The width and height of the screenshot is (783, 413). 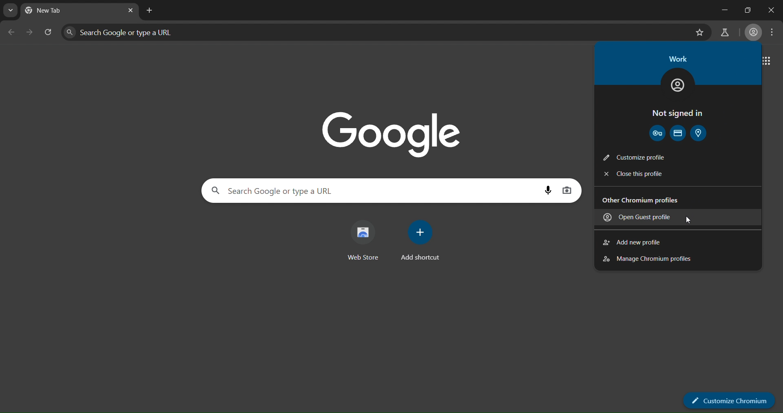 What do you see at coordinates (148, 9) in the screenshot?
I see `new tab` at bounding box center [148, 9].